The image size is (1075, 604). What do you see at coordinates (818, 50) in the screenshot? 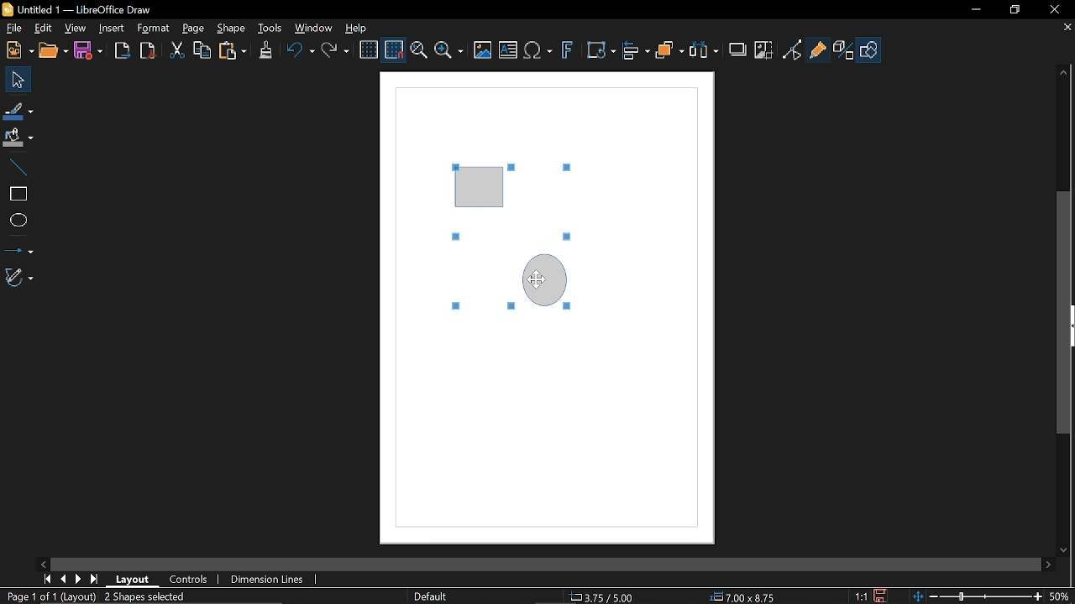
I see `Glue` at bounding box center [818, 50].